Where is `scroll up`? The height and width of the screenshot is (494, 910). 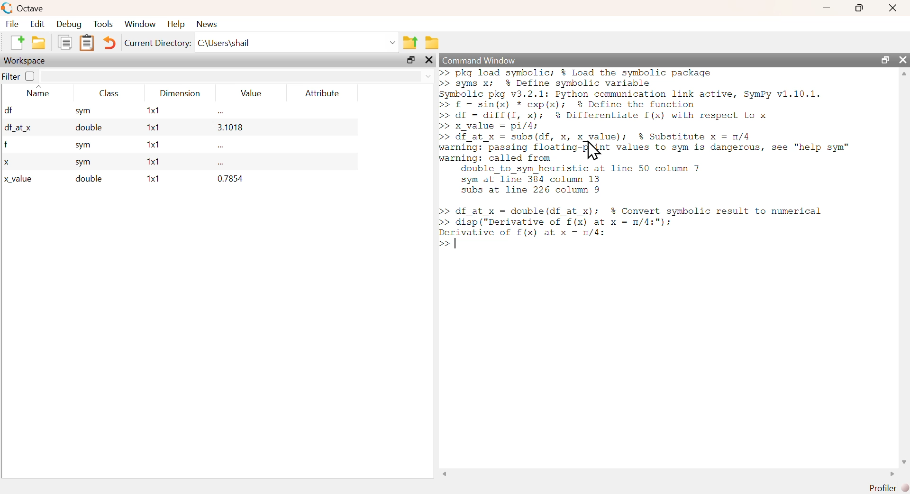 scroll up is located at coordinates (904, 73).